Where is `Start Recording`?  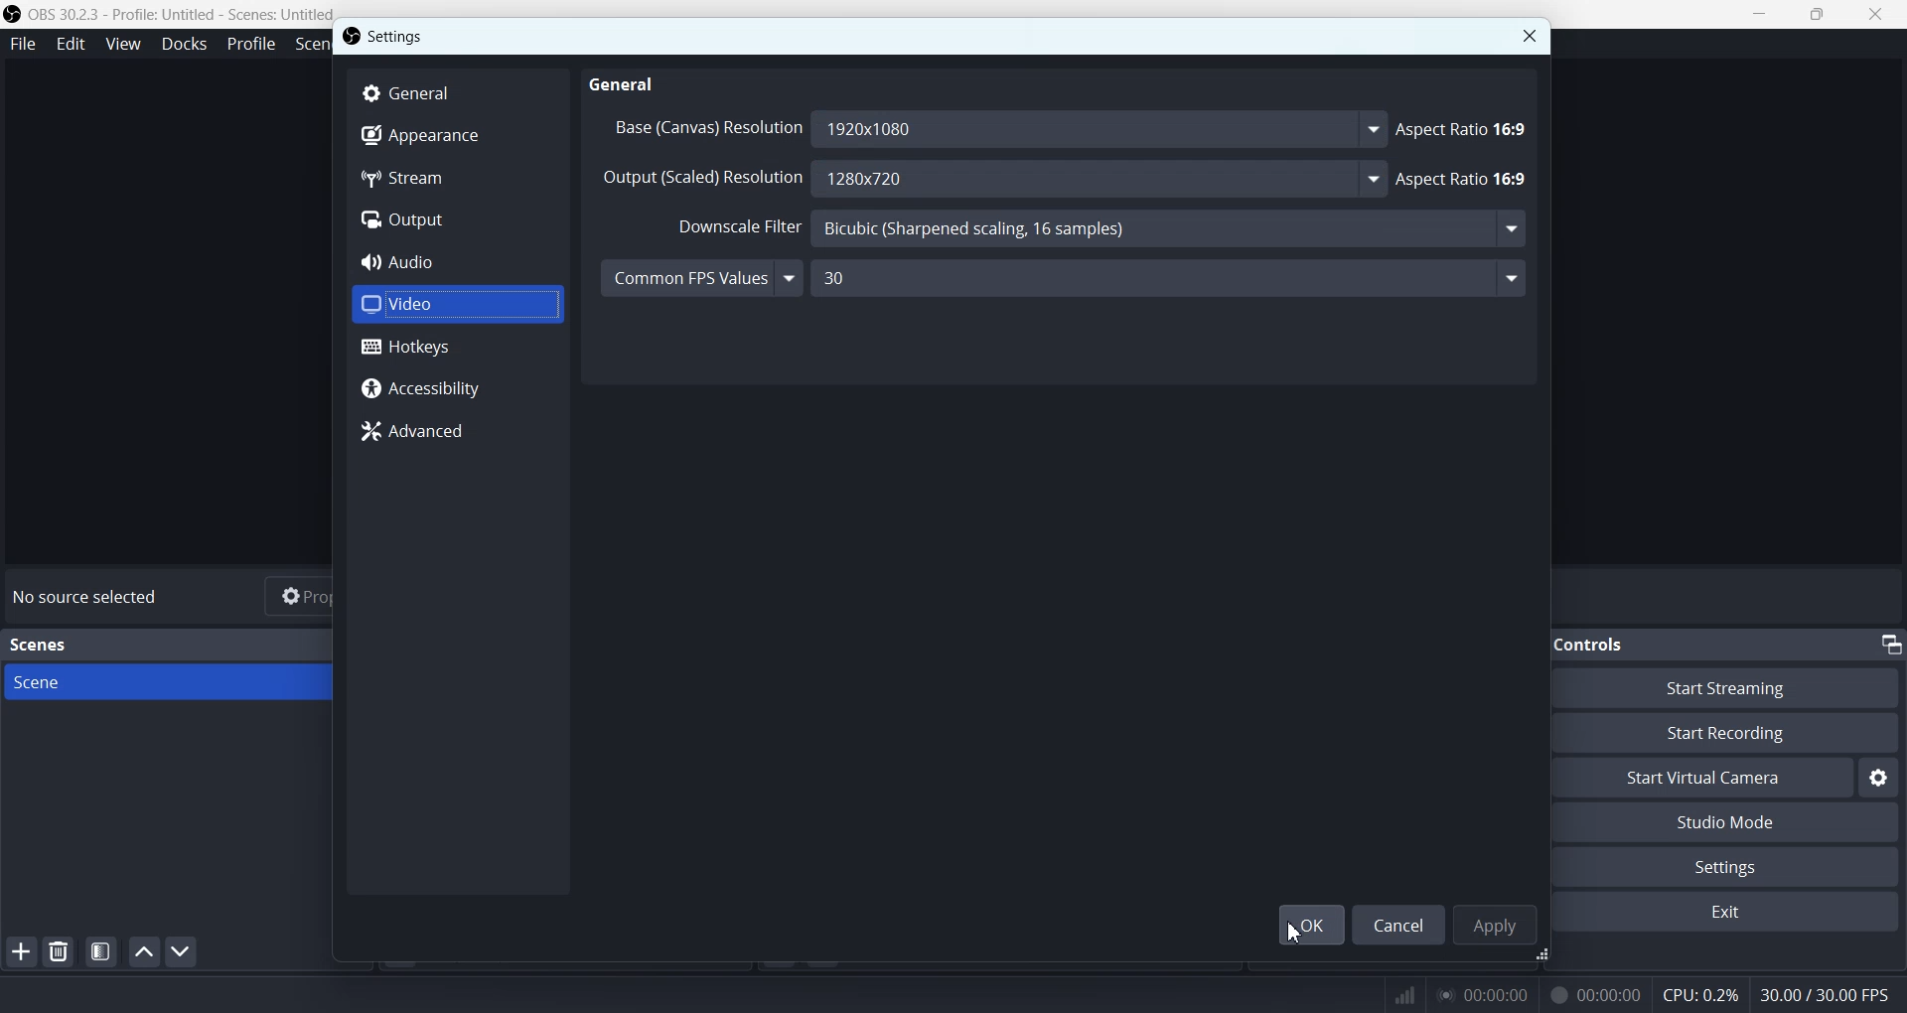
Start Recording is located at coordinates (1744, 733).